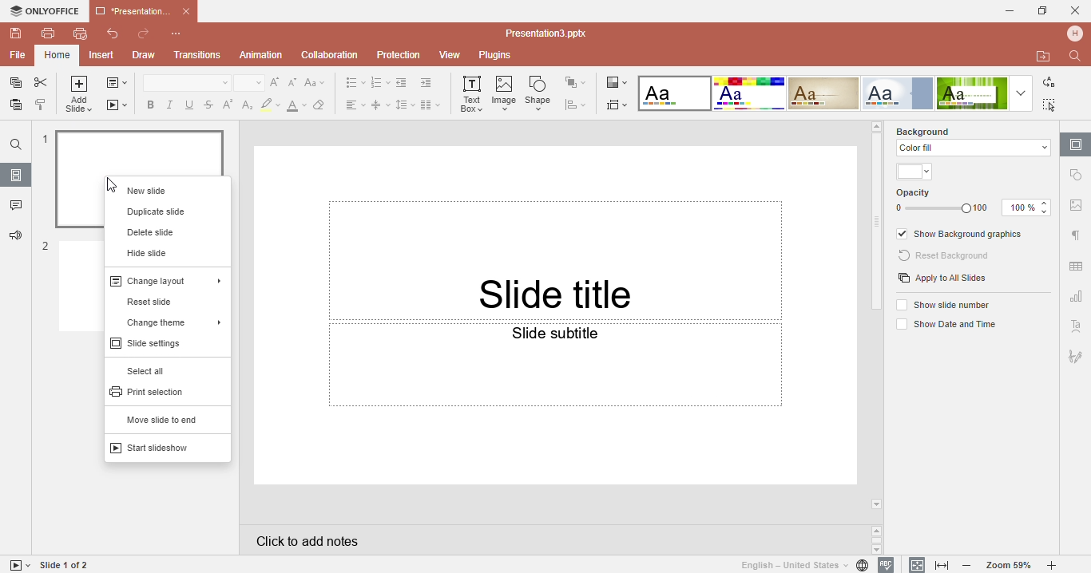 The image size is (1091, 573). What do you see at coordinates (153, 391) in the screenshot?
I see `Print selection` at bounding box center [153, 391].